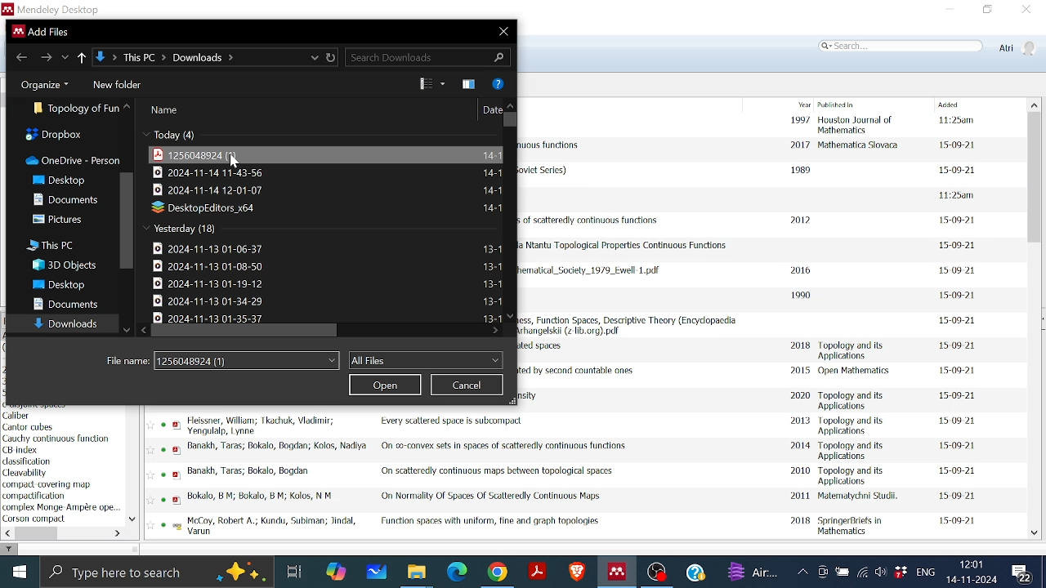 The height and width of the screenshot is (588, 1046). What do you see at coordinates (457, 572) in the screenshot?
I see `Microsoft edge` at bounding box center [457, 572].